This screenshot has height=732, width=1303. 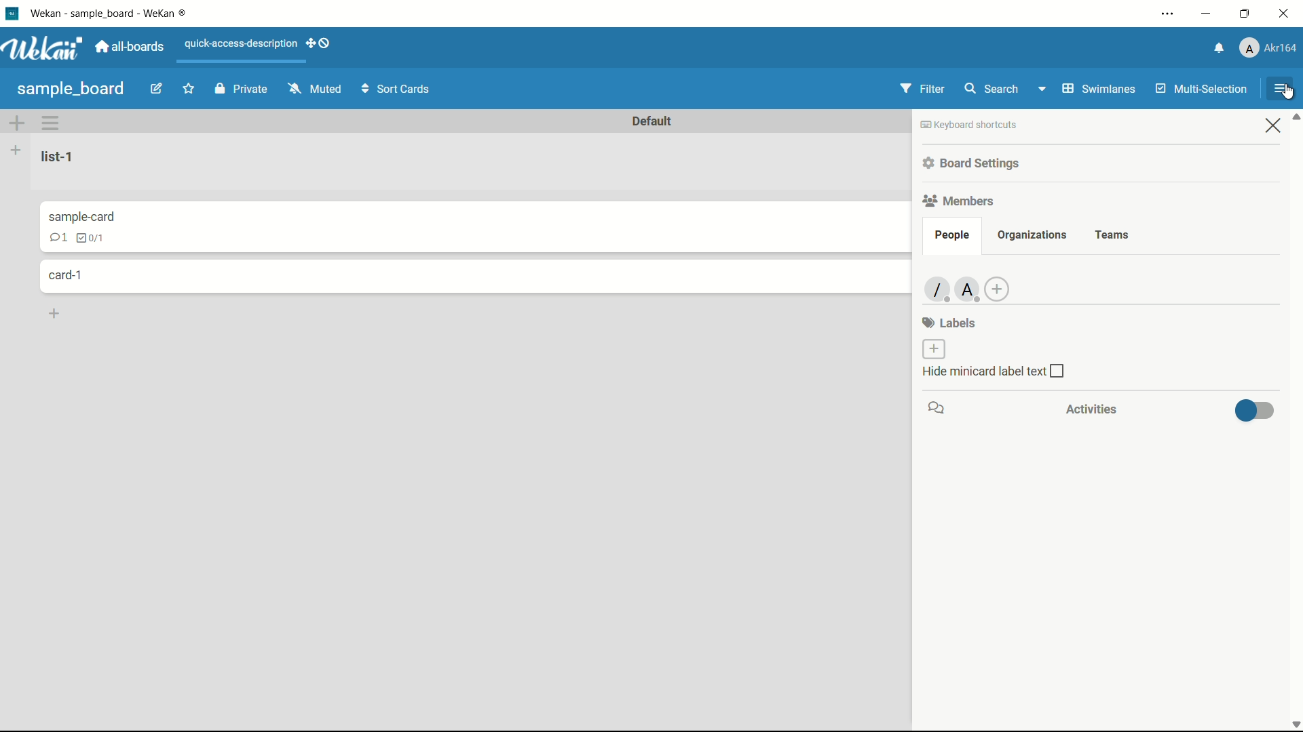 What do you see at coordinates (75, 237) in the screenshot?
I see `comments` at bounding box center [75, 237].